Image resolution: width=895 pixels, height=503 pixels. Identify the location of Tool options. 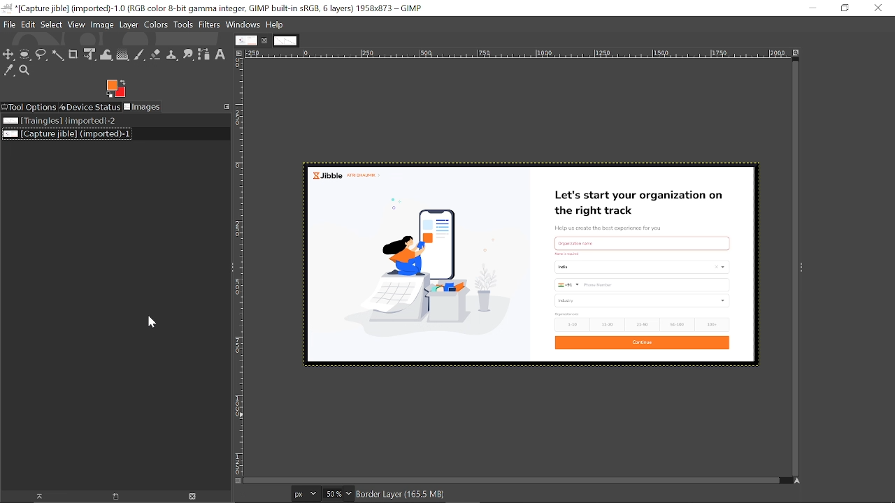
(29, 107).